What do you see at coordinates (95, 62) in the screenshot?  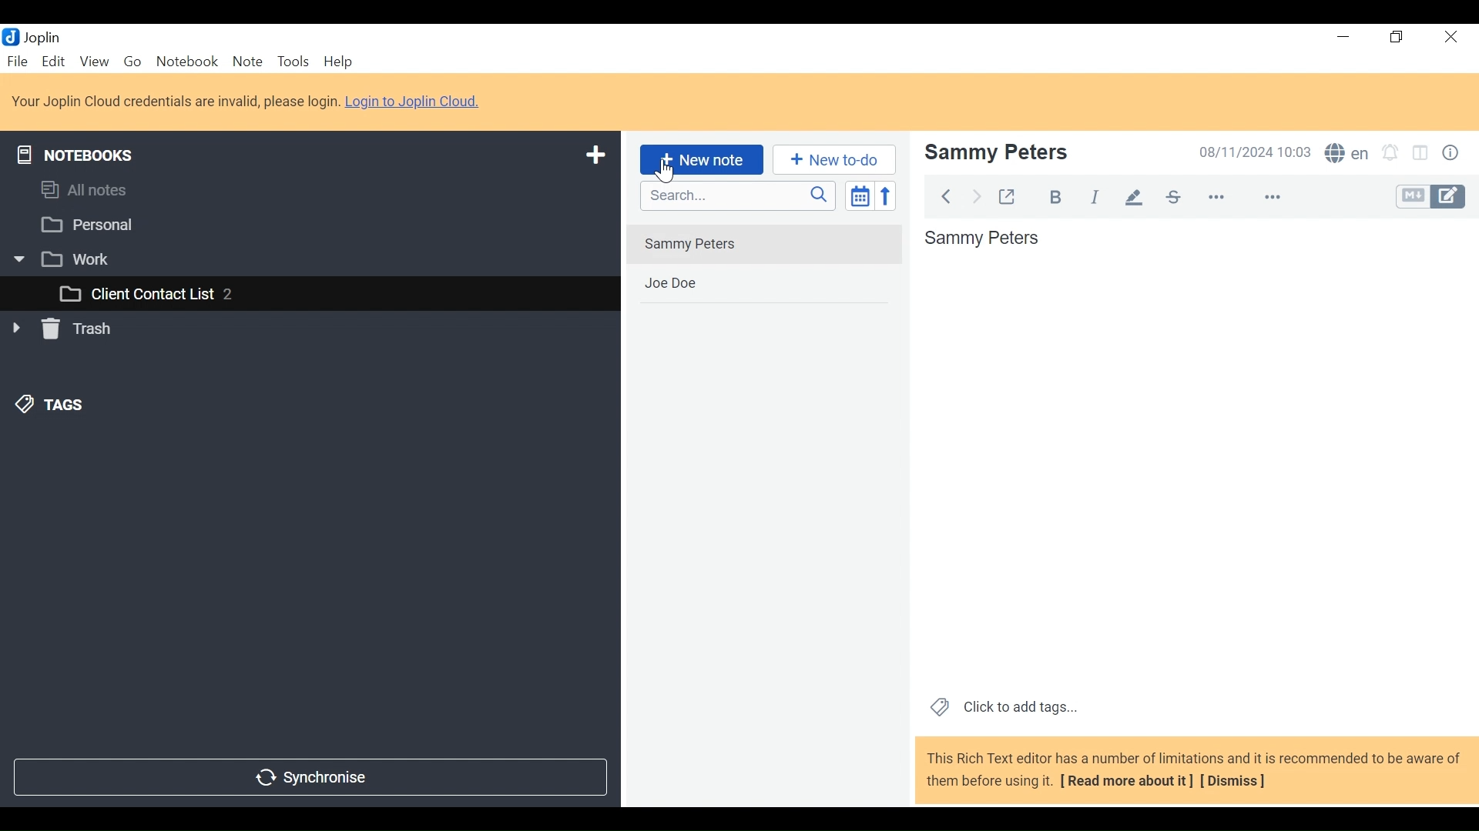 I see `View` at bounding box center [95, 62].